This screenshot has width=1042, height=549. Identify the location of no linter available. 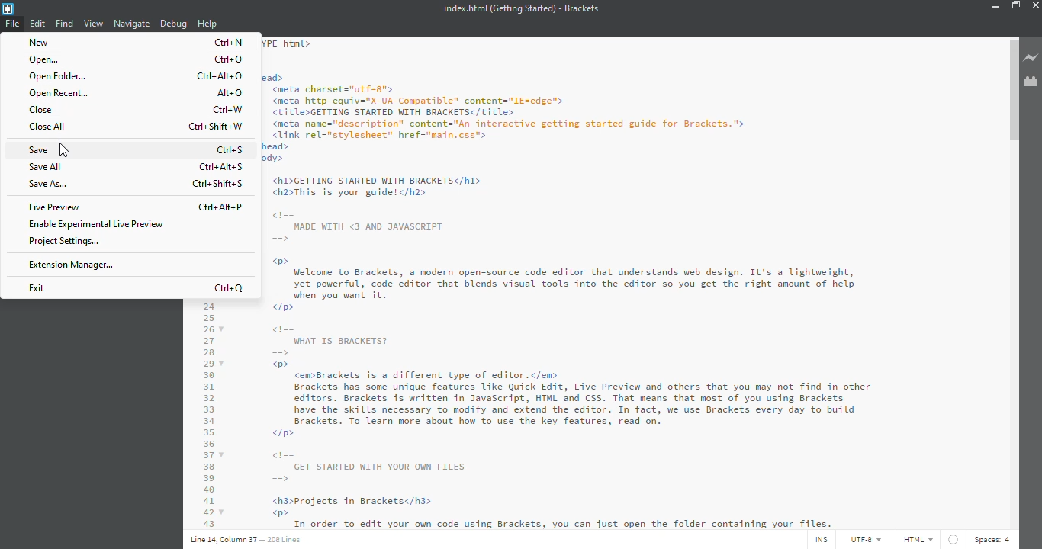
(954, 540).